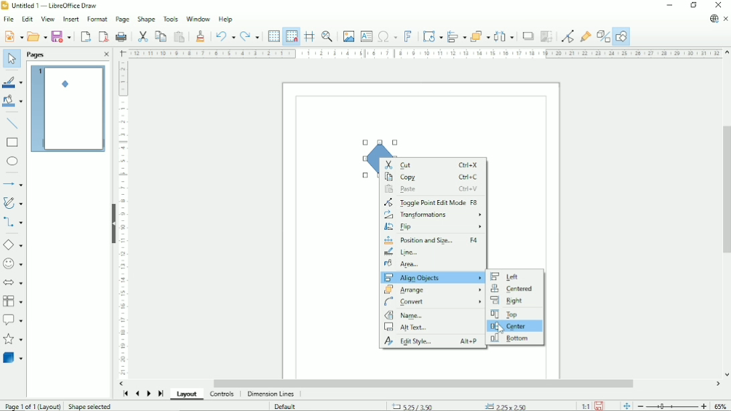 The width and height of the screenshot is (731, 411). I want to click on Toggle point edit mode, so click(568, 36).